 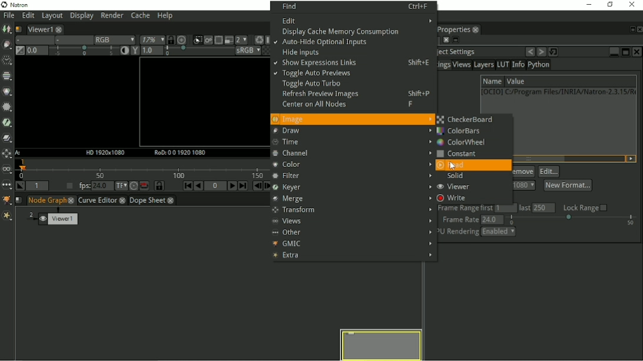 What do you see at coordinates (7, 122) in the screenshot?
I see `Keyer` at bounding box center [7, 122].